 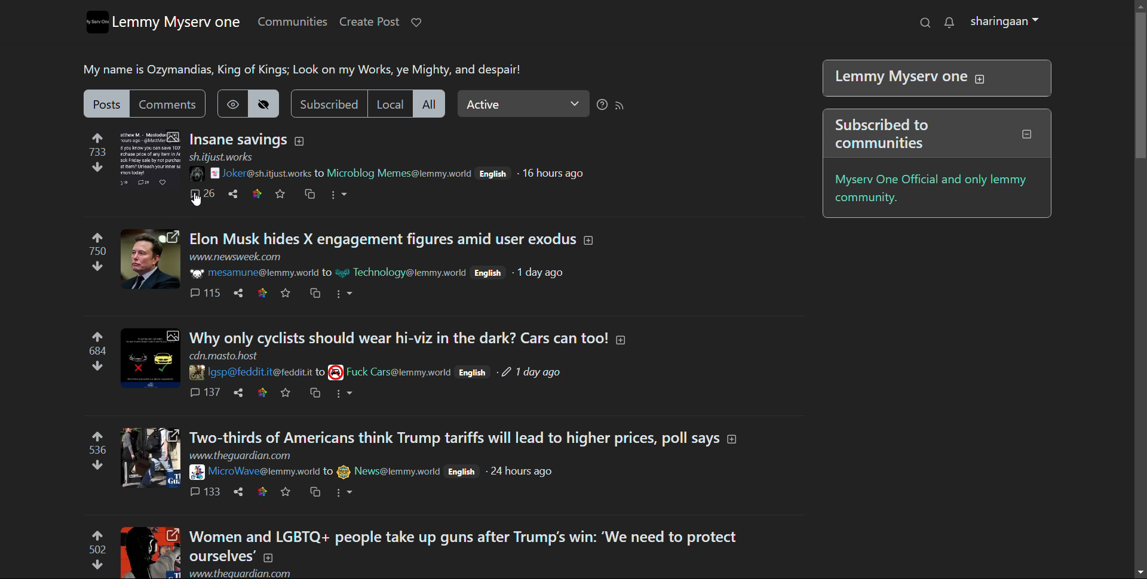 I want to click on logo, so click(x=98, y=22).